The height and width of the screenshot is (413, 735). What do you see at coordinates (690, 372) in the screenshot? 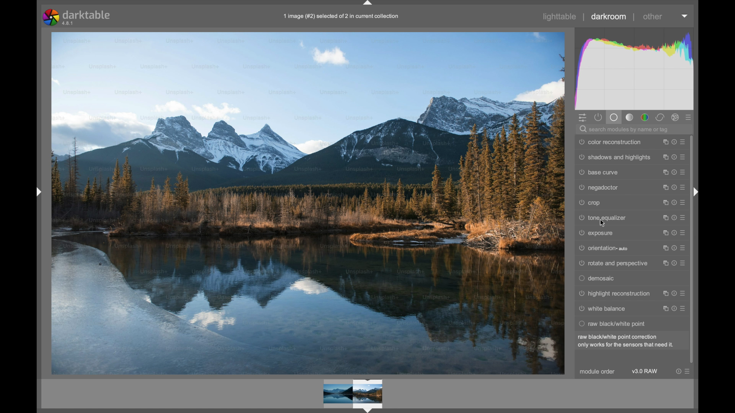
I see `presets` at bounding box center [690, 372].